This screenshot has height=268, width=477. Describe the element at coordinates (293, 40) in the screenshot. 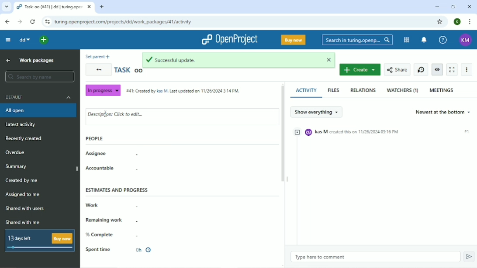

I see `Buy now` at that location.